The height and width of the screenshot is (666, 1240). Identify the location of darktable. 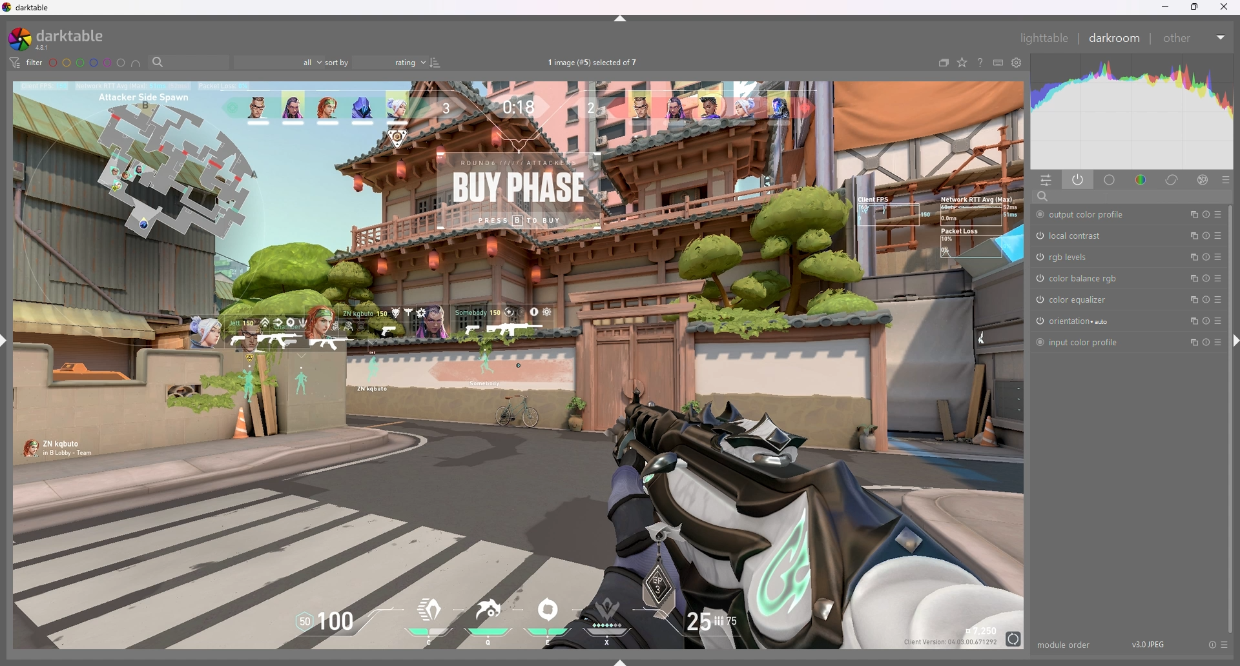
(63, 38).